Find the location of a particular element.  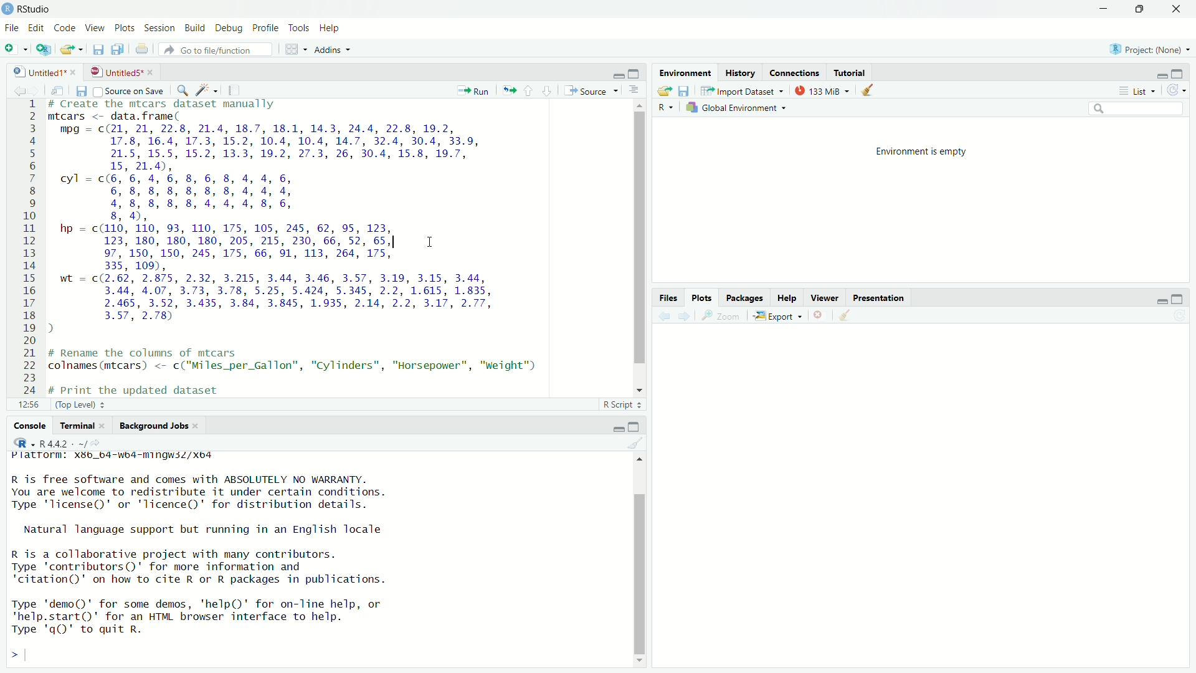

Environment is located at coordinates (684, 74).